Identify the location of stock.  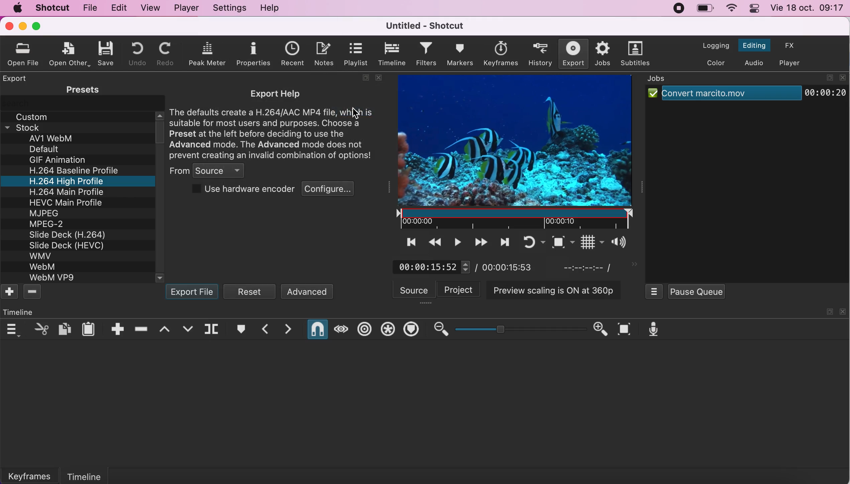
(31, 127).